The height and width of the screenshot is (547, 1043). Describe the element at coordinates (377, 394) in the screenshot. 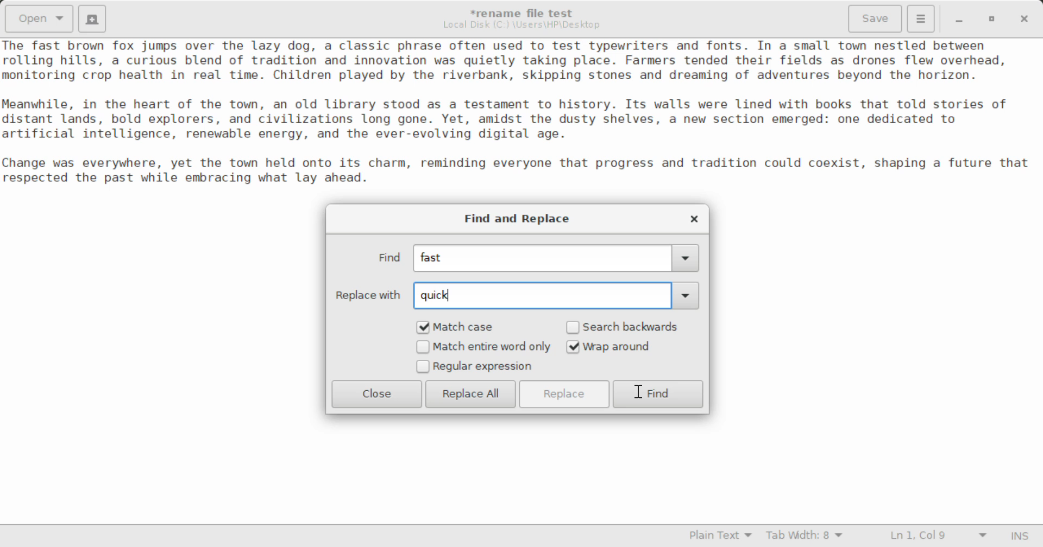

I see `Close` at that location.